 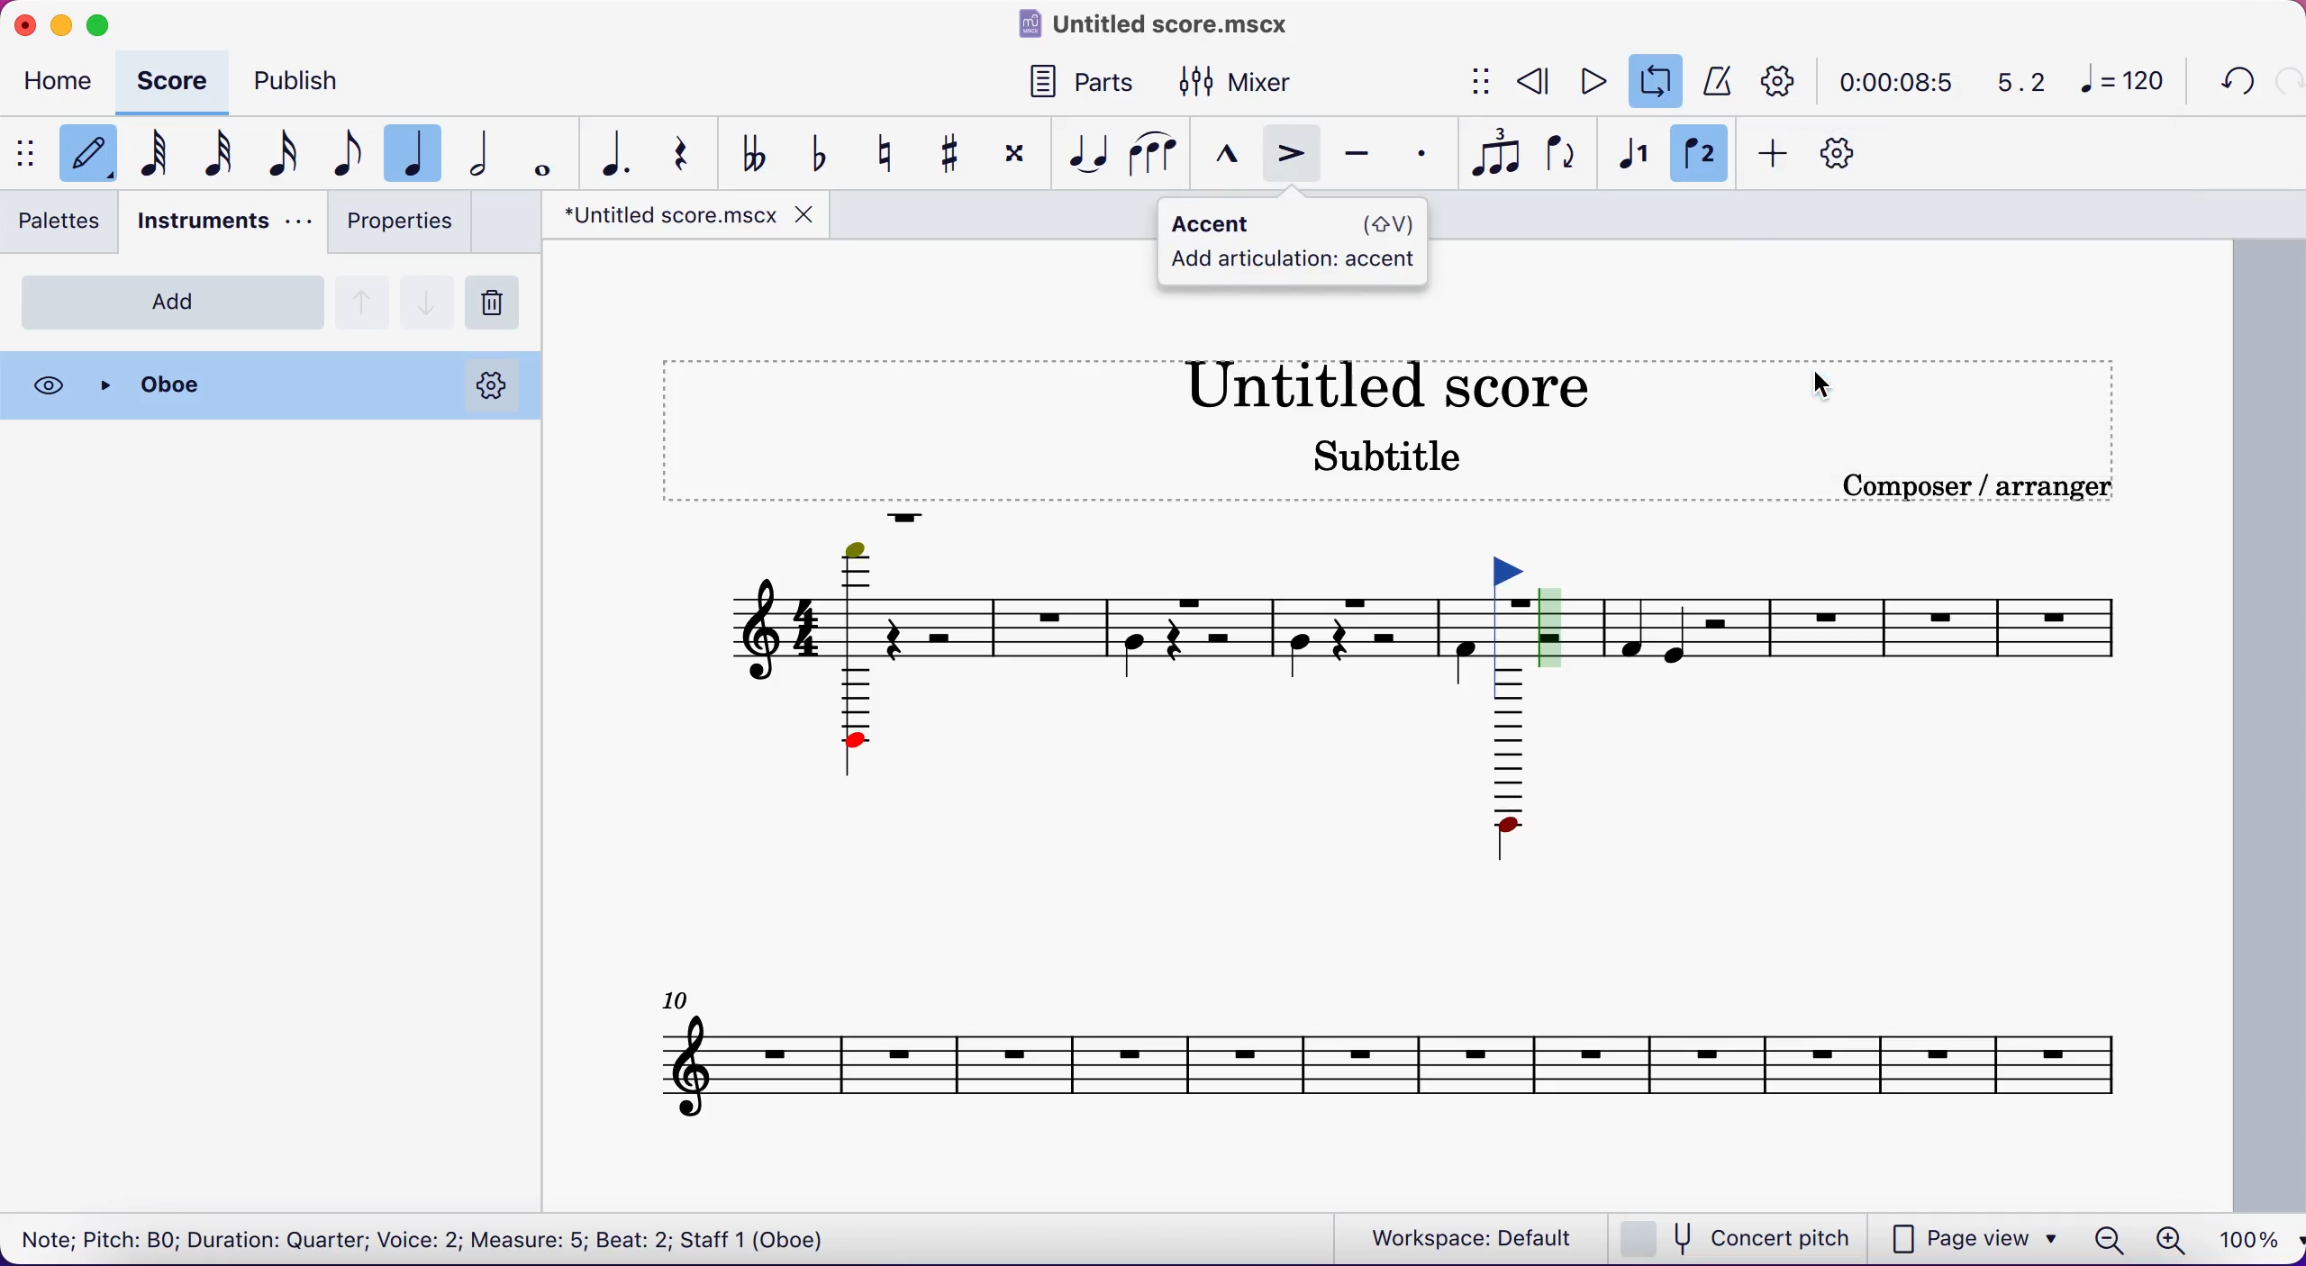 What do you see at coordinates (363, 300) in the screenshot?
I see `go up` at bounding box center [363, 300].